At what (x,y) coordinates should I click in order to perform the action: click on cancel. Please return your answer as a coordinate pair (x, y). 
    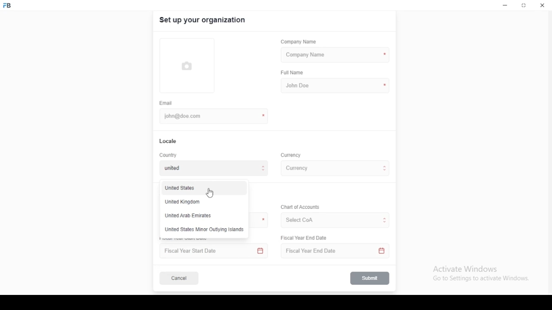
    Looking at the image, I should click on (179, 279).